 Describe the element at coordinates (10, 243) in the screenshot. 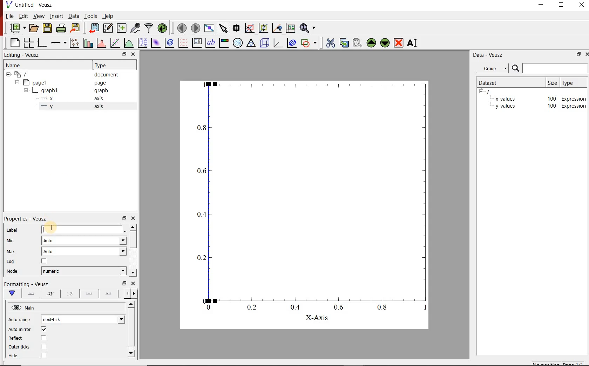

I see `min` at that location.